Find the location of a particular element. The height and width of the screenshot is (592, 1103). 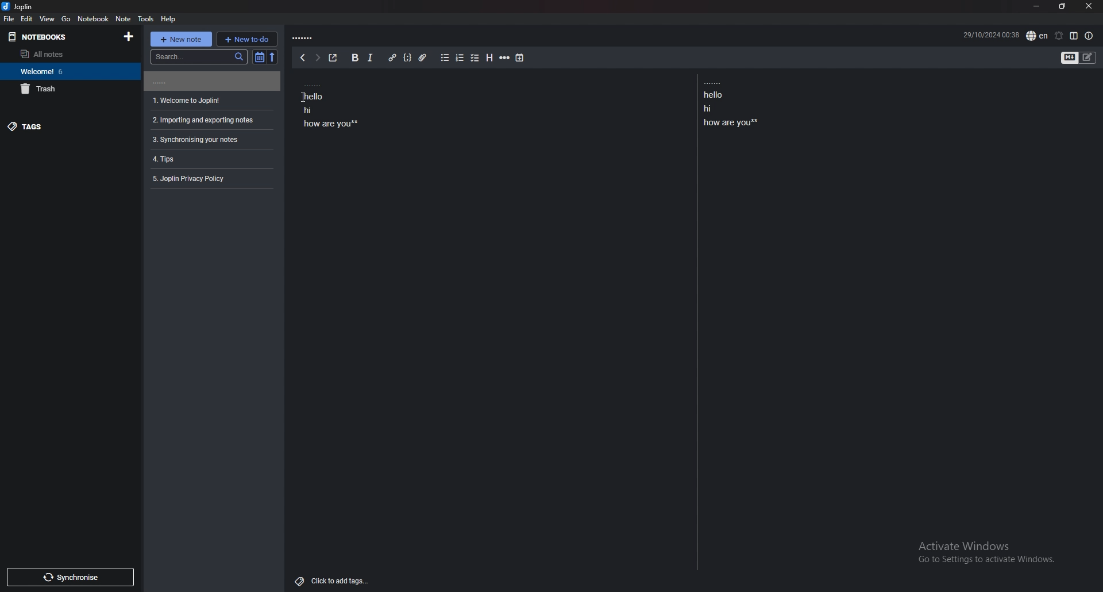

note is located at coordinates (210, 121).